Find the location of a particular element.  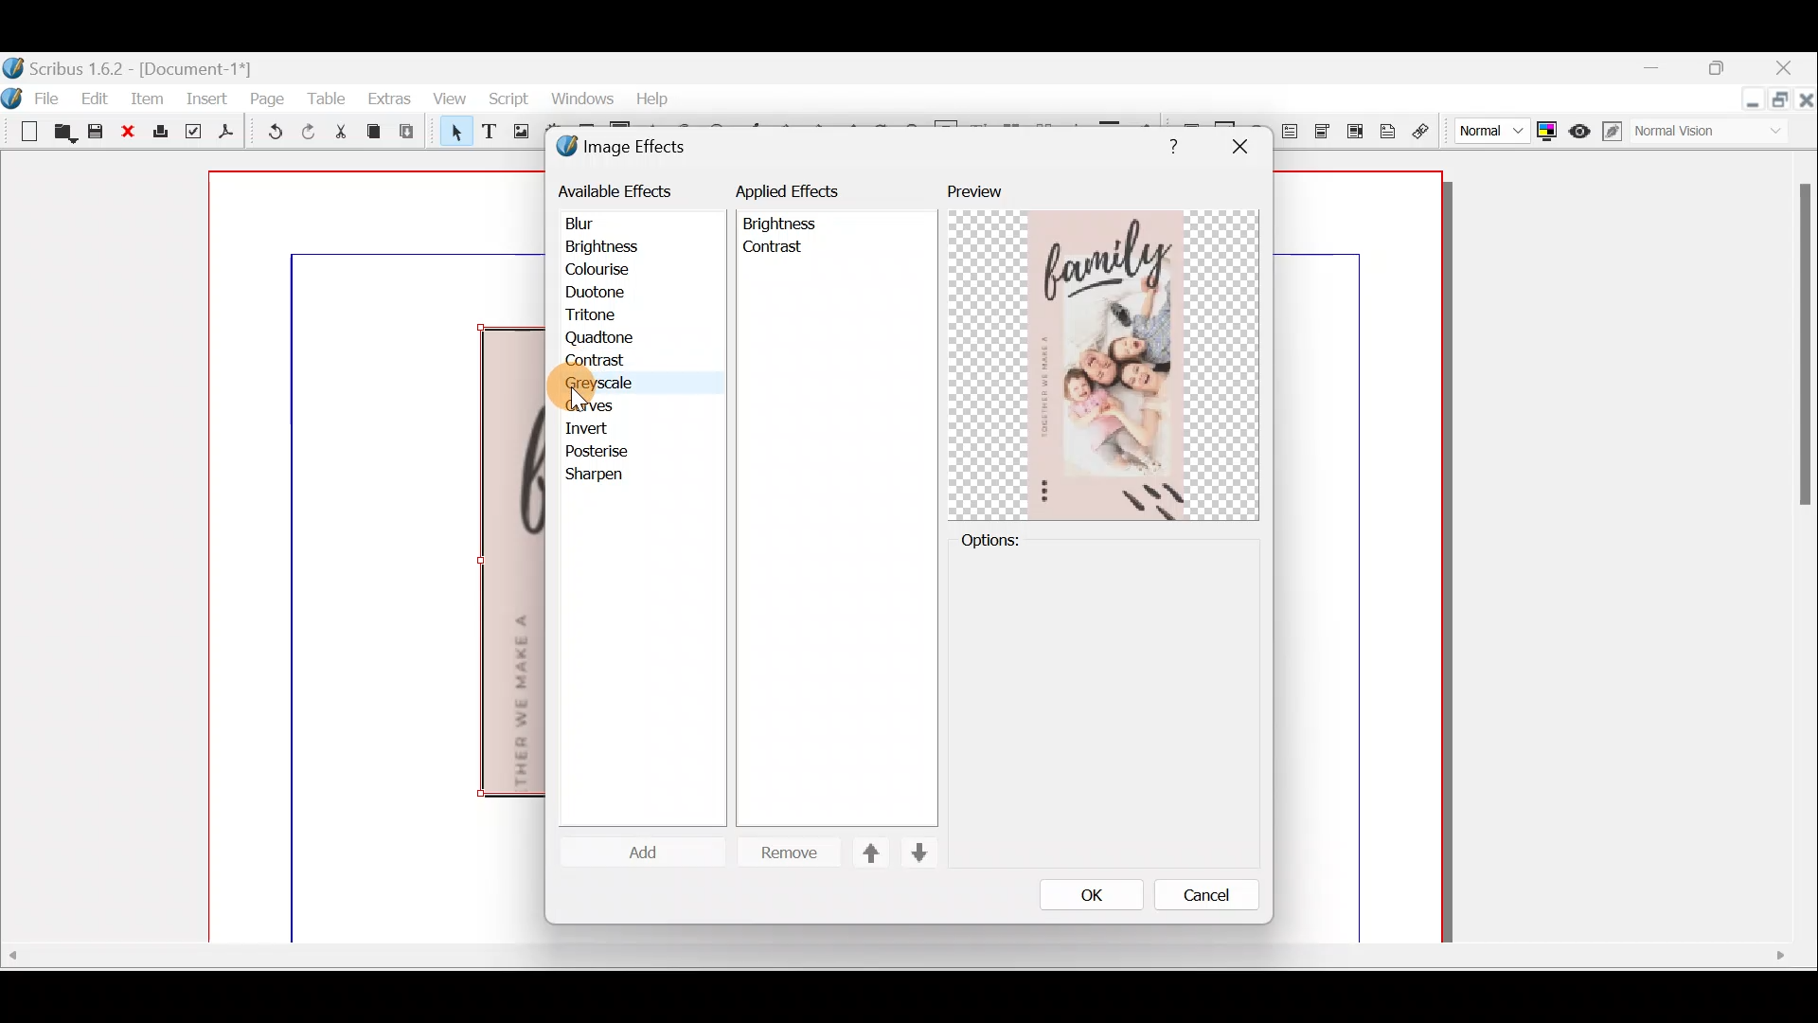

Text annotation is located at coordinates (1388, 135).